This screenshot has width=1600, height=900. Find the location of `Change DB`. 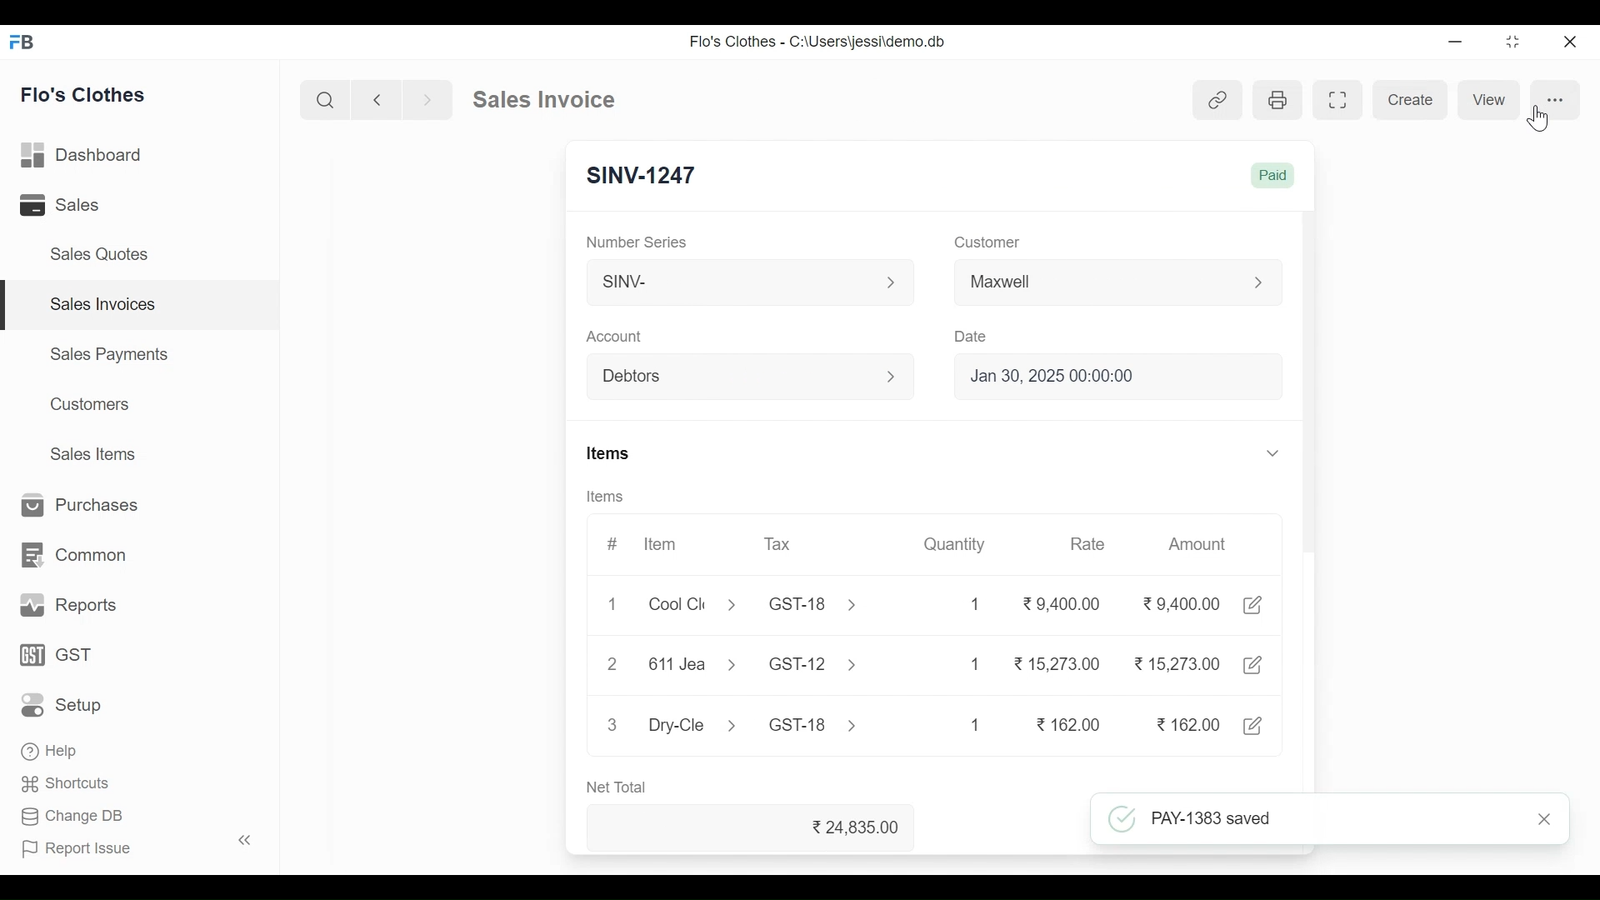

Change DB is located at coordinates (73, 818).